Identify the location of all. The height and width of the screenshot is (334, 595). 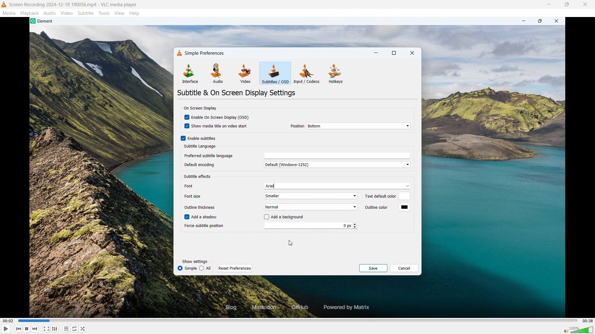
(187, 268).